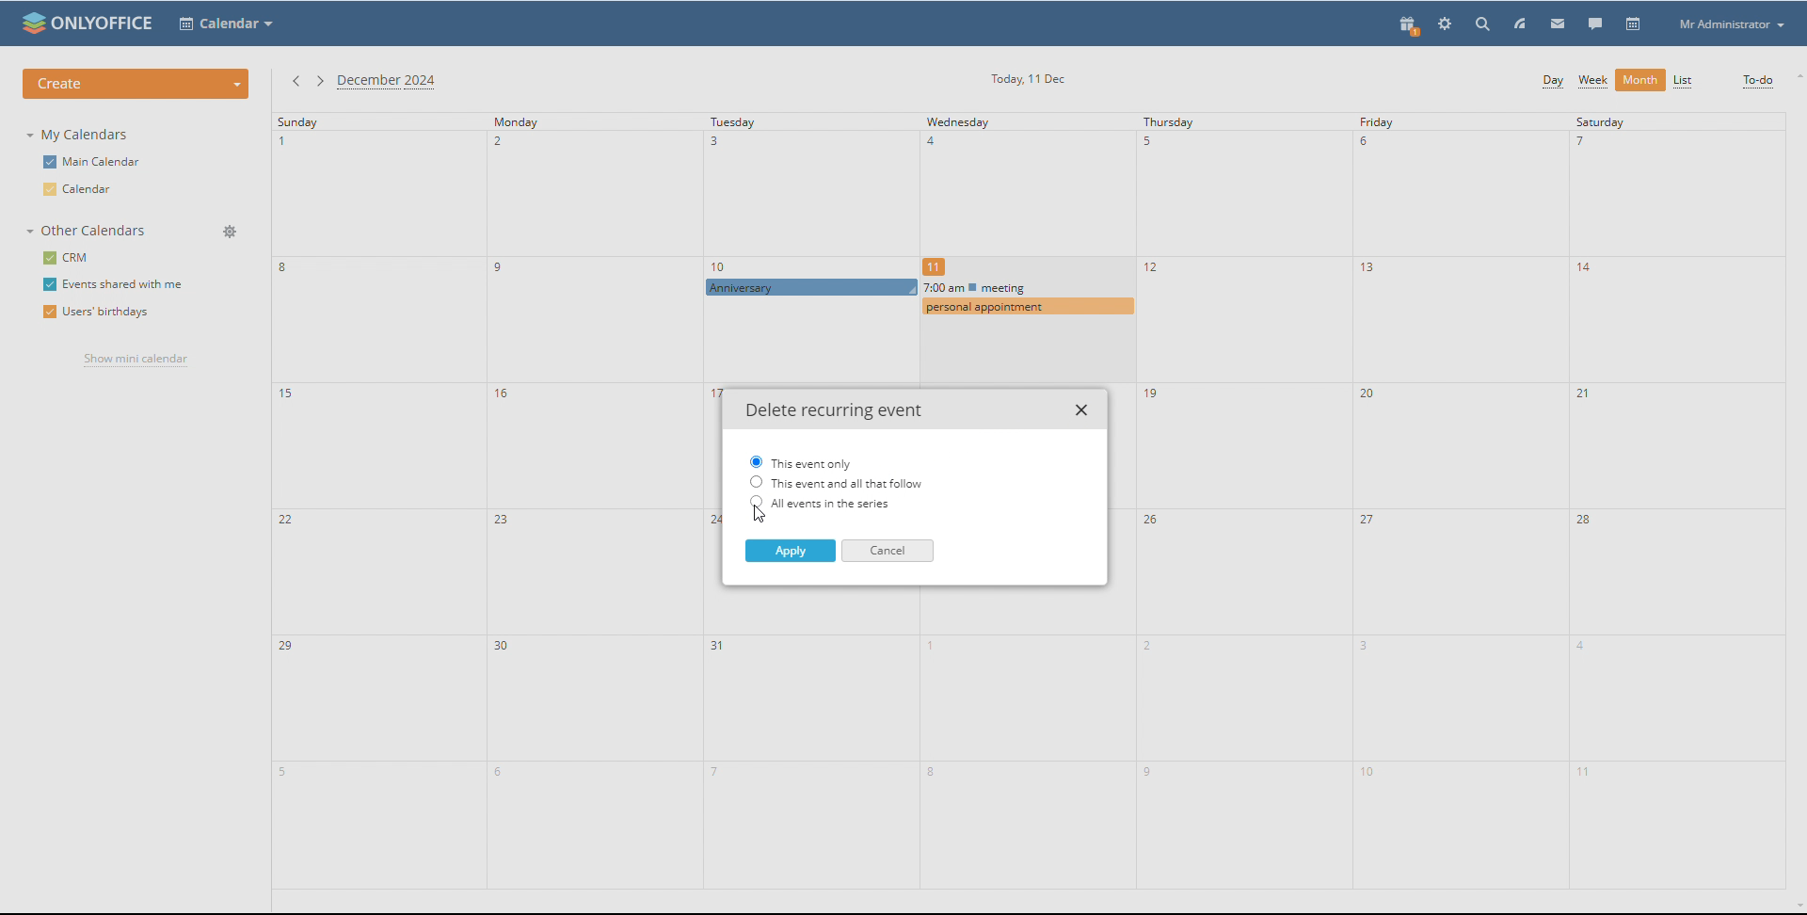  What do you see at coordinates (1027, 79) in the screenshot?
I see `current date` at bounding box center [1027, 79].